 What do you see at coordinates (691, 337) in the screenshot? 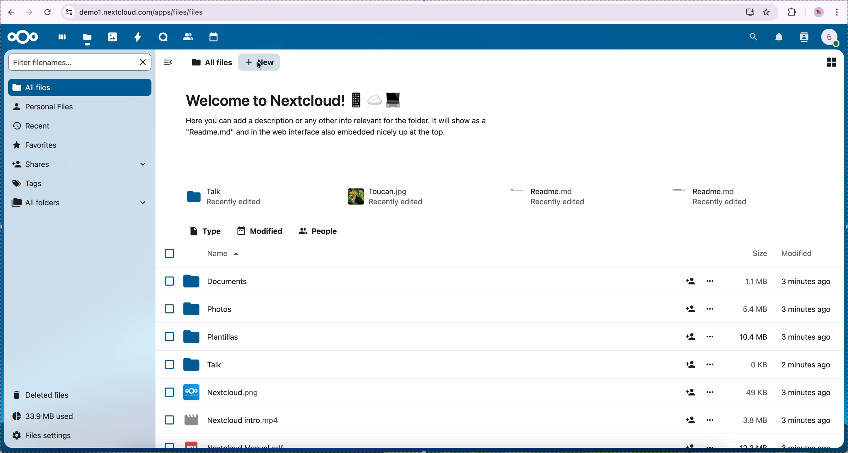
I see `share` at bounding box center [691, 337].